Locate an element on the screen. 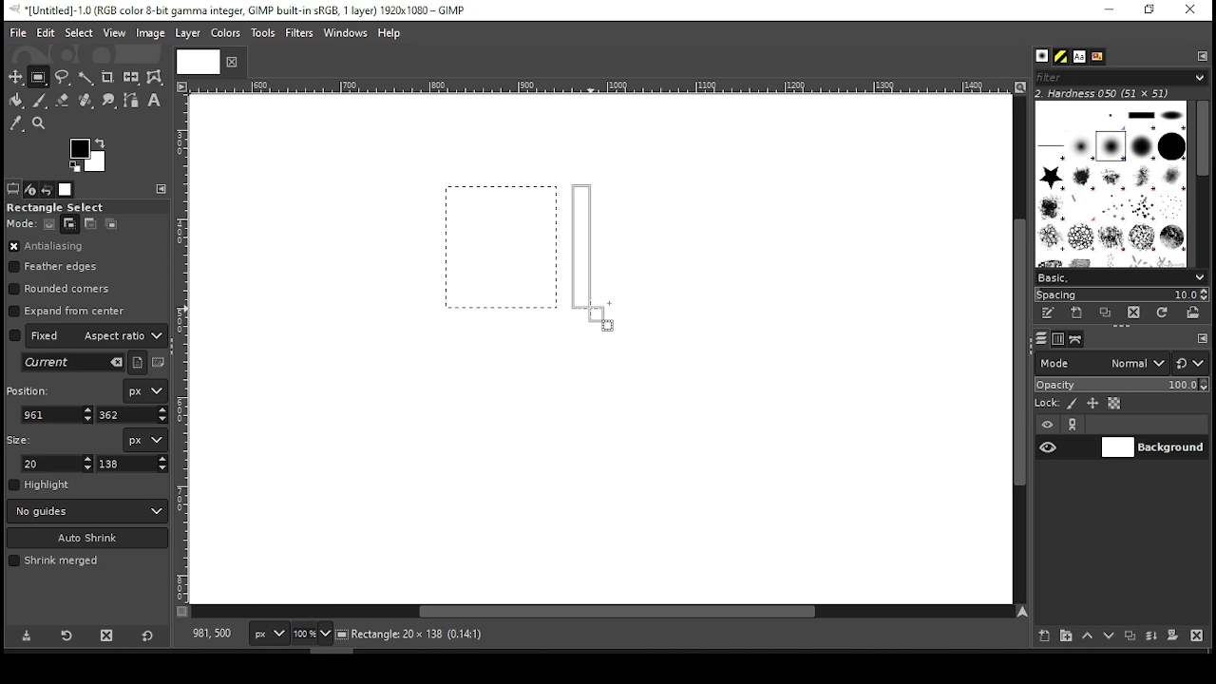  tools is located at coordinates (265, 34).